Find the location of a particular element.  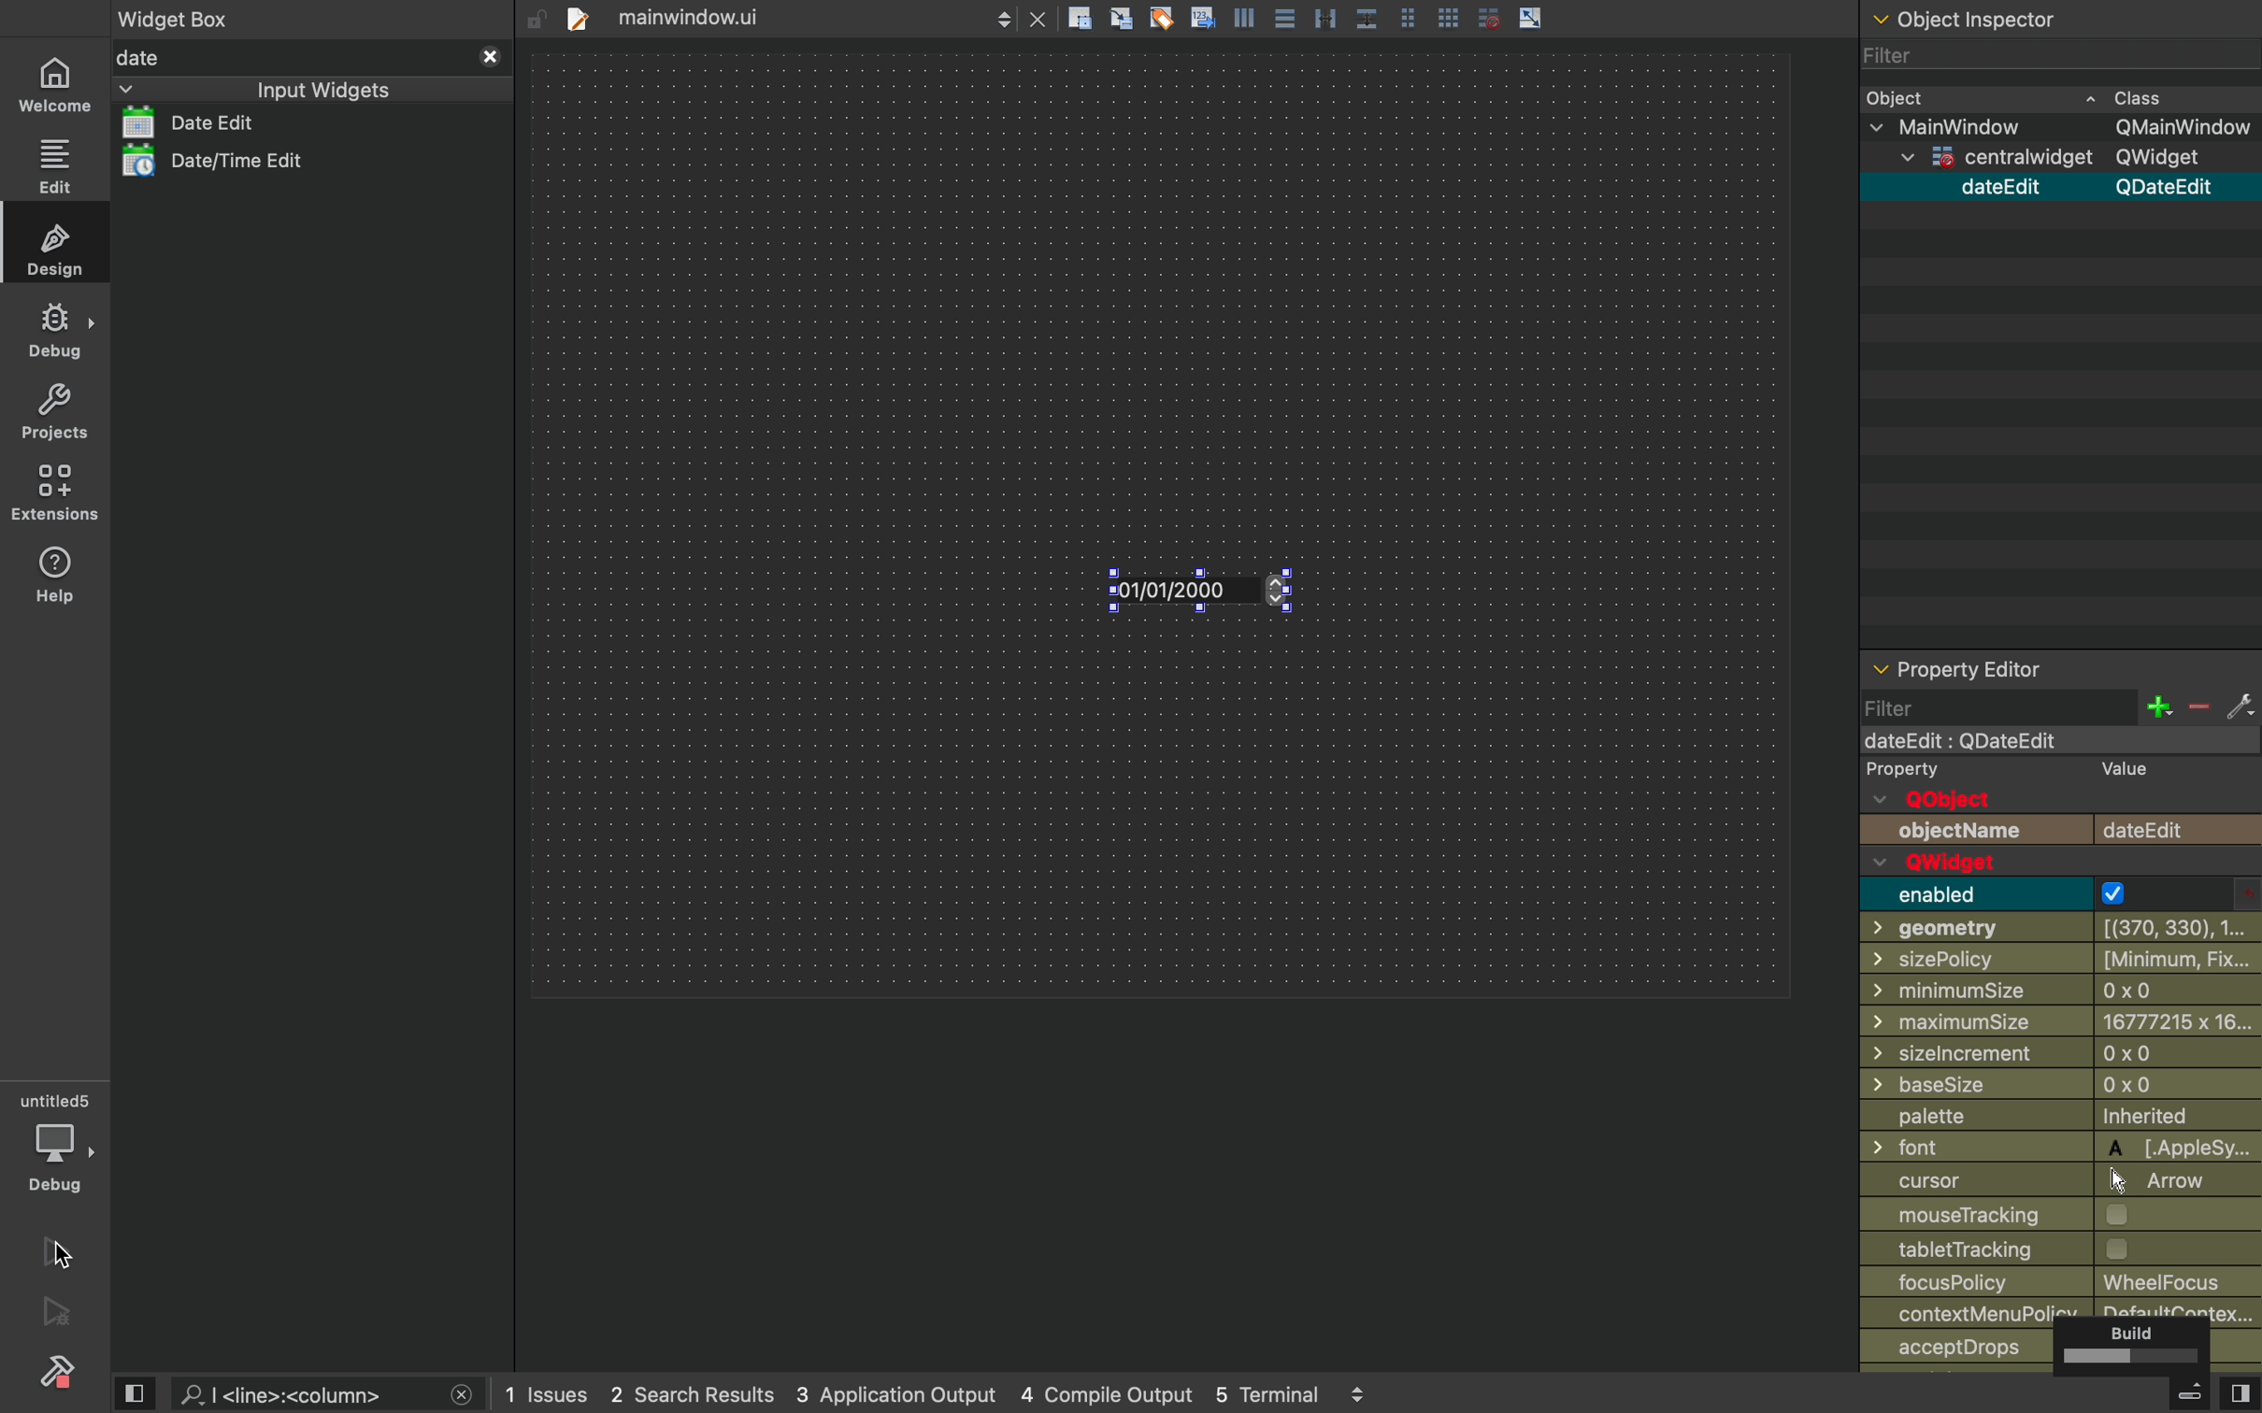

view is located at coordinates (2240, 1391).